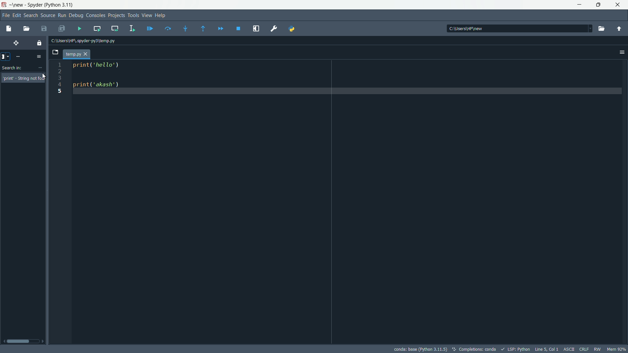 The height and width of the screenshot is (353, 628). What do you see at coordinates (131, 28) in the screenshot?
I see `run selection` at bounding box center [131, 28].